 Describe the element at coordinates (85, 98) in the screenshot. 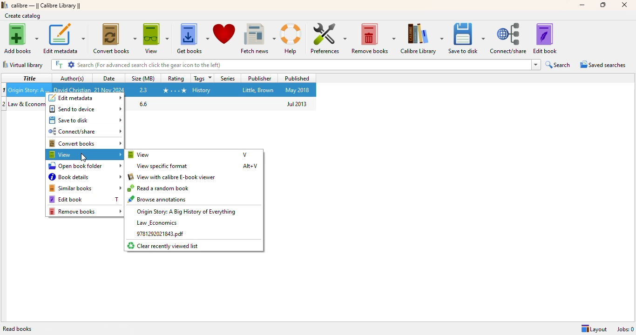

I see `edit metadata` at that location.